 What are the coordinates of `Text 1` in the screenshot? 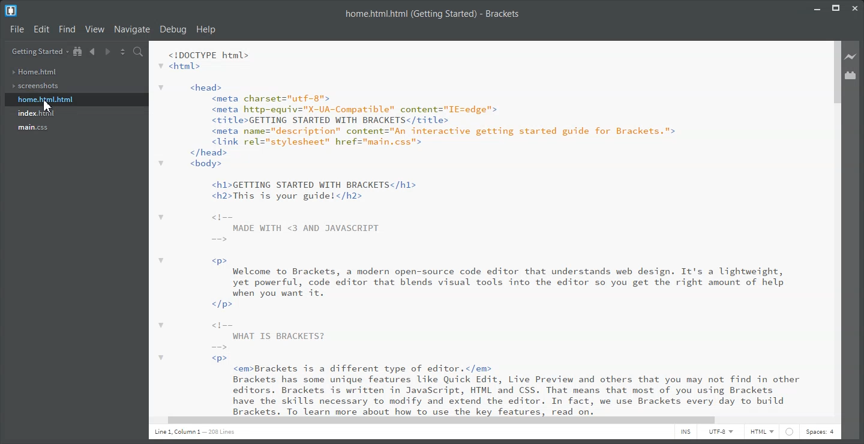 It's located at (433, 14).